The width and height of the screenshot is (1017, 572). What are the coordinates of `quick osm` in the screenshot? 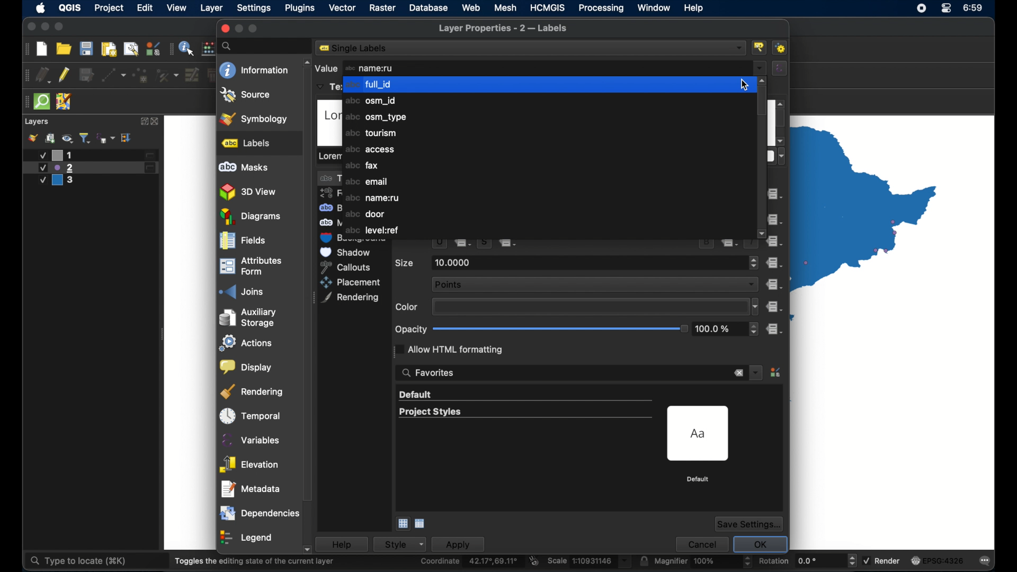 It's located at (42, 102).